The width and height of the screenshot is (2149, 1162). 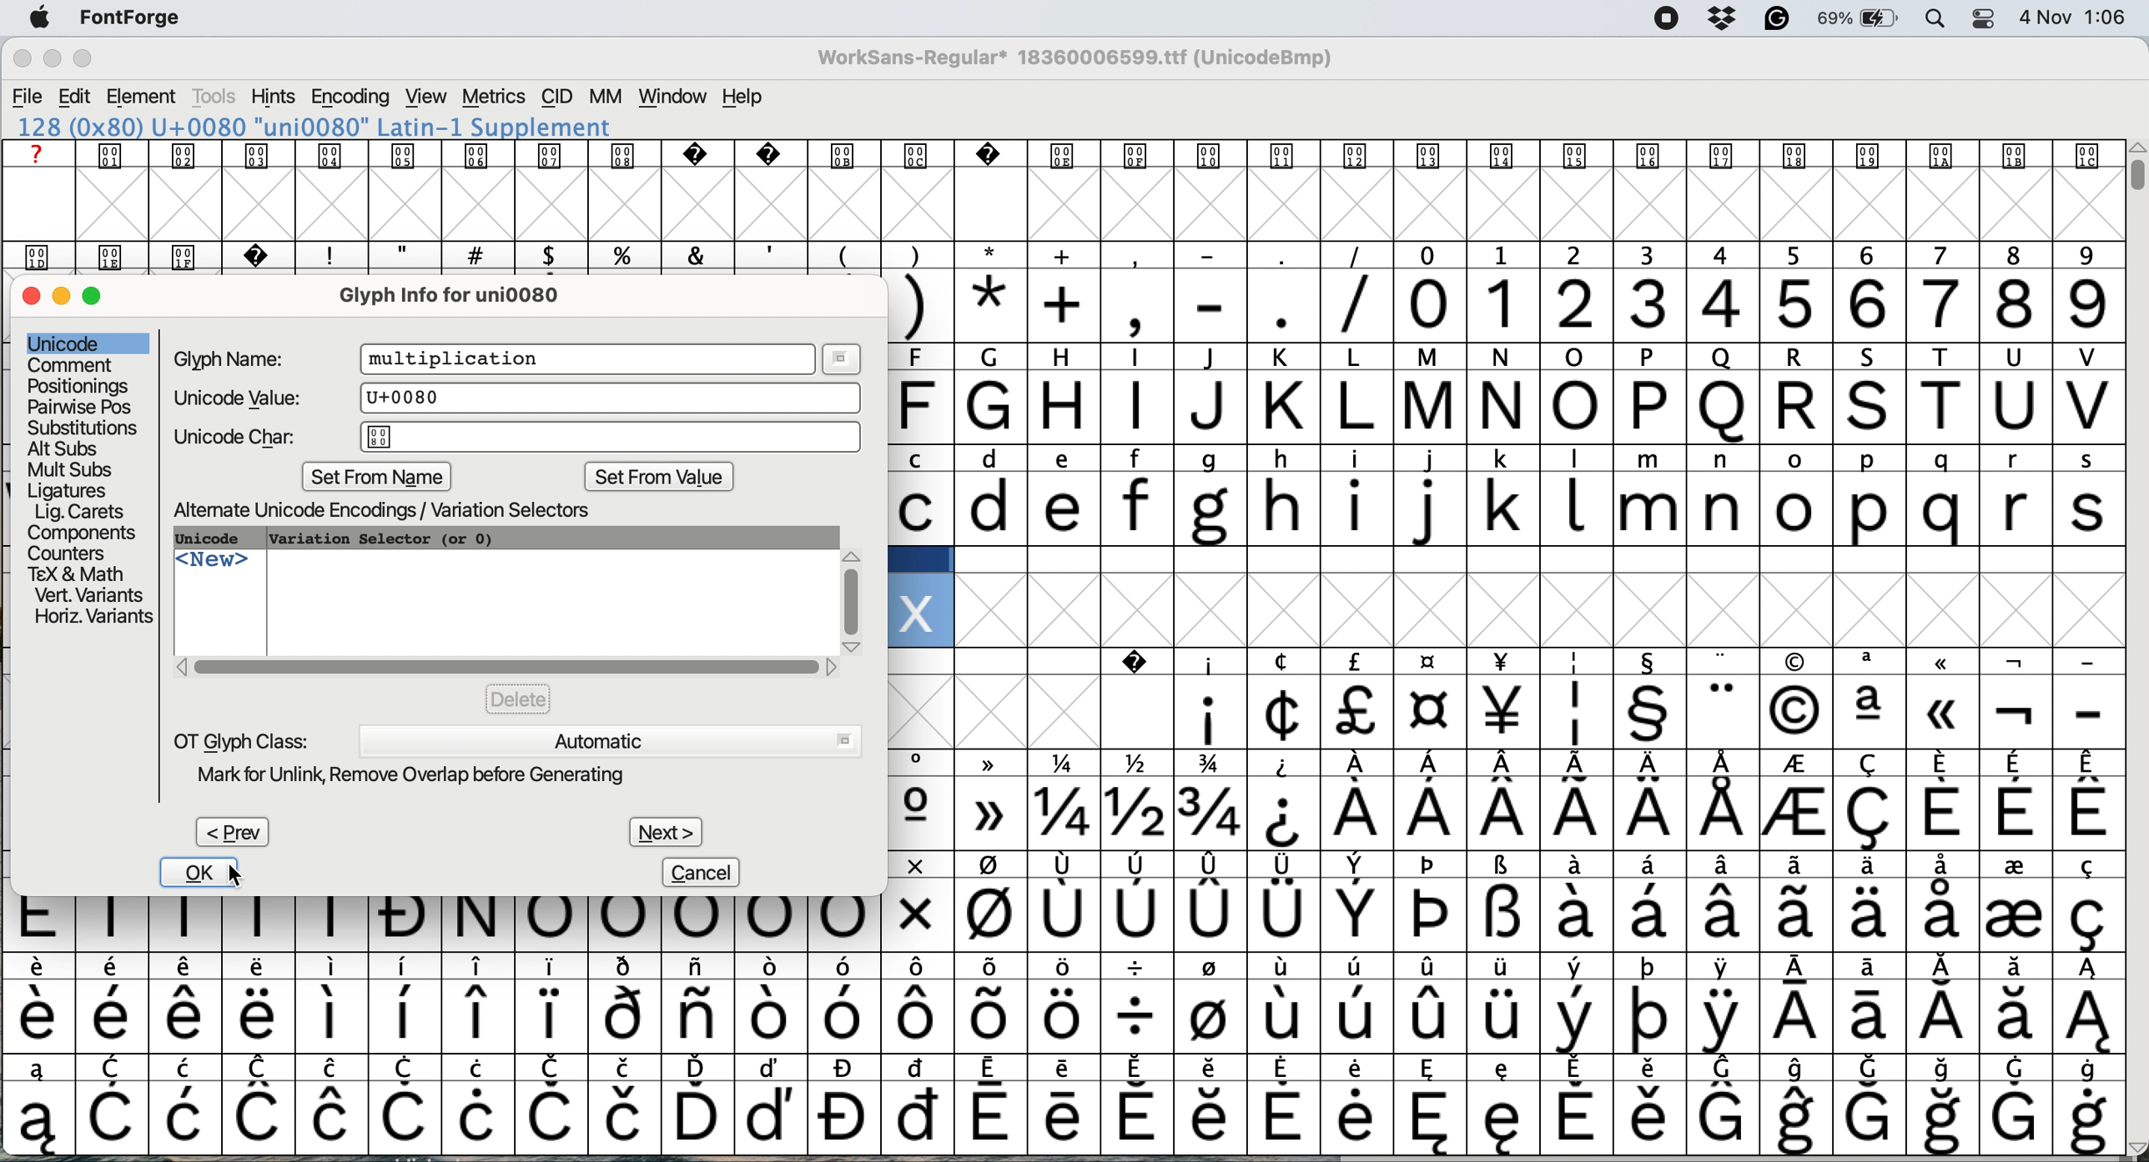 What do you see at coordinates (608, 739) in the screenshot?
I see `automatic` at bounding box center [608, 739].